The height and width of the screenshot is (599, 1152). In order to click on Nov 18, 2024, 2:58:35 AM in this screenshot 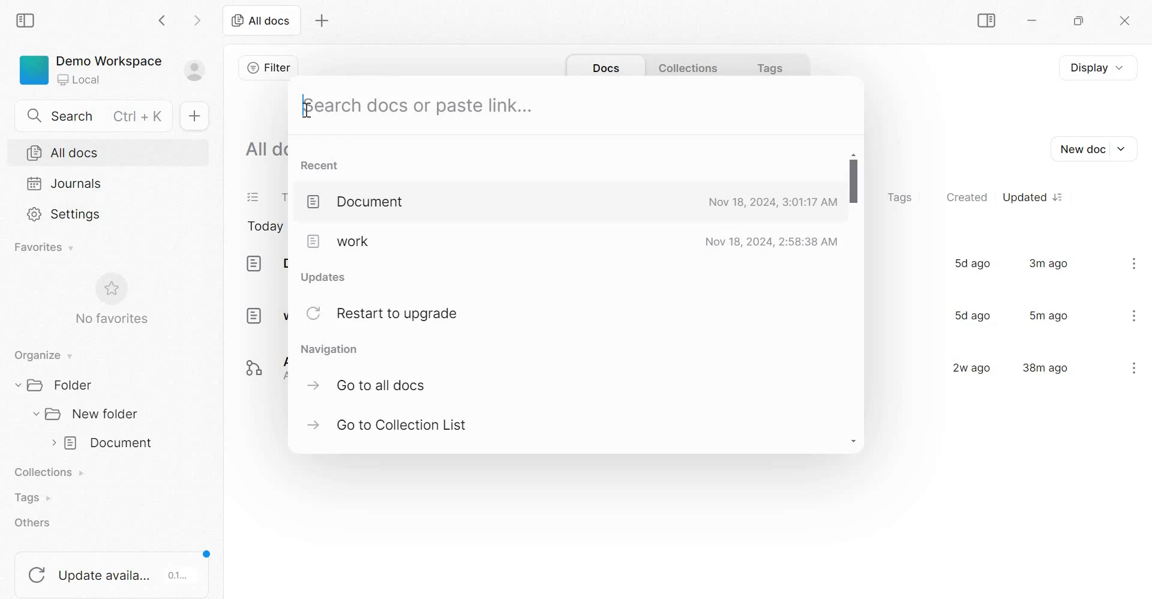, I will do `click(772, 241)`.